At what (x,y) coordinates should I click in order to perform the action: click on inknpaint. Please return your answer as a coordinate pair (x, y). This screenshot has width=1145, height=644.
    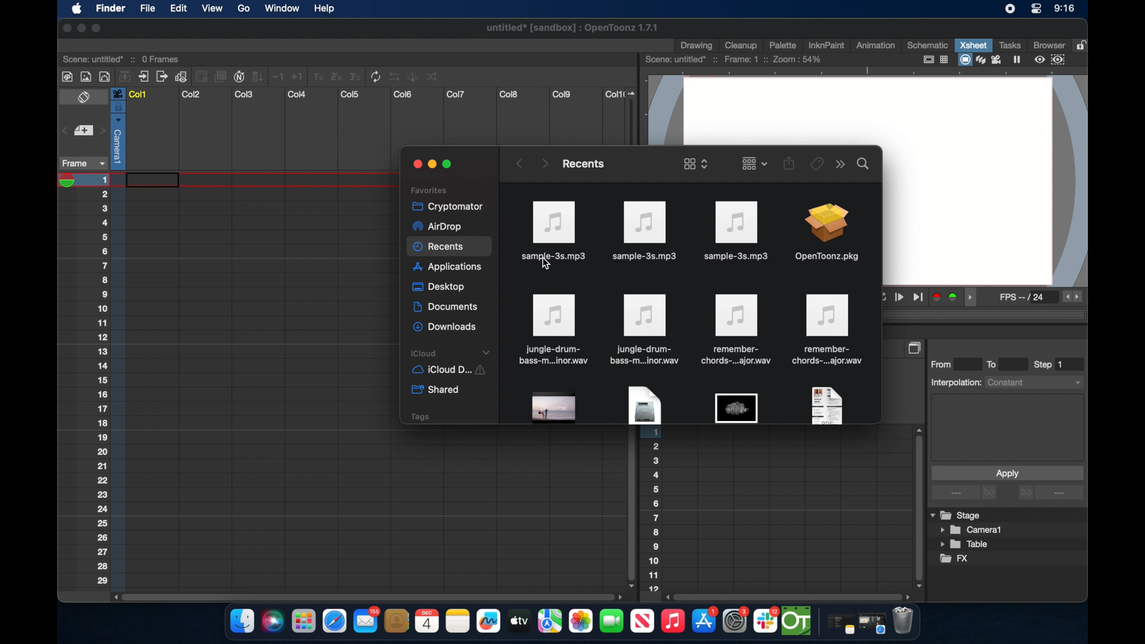
    Looking at the image, I should click on (826, 45).